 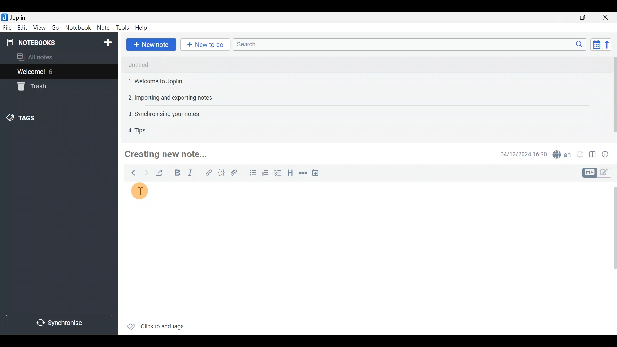 What do you see at coordinates (277, 173) in the screenshot?
I see `Checkbox` at bounding box center [277, 173].